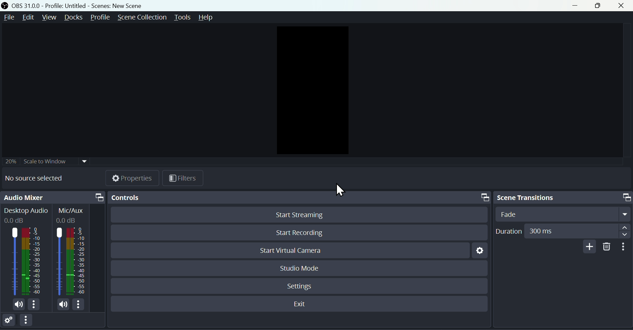 The width and height of the screenshot is (633, 330). I want to click on volume, so click(59, 304).